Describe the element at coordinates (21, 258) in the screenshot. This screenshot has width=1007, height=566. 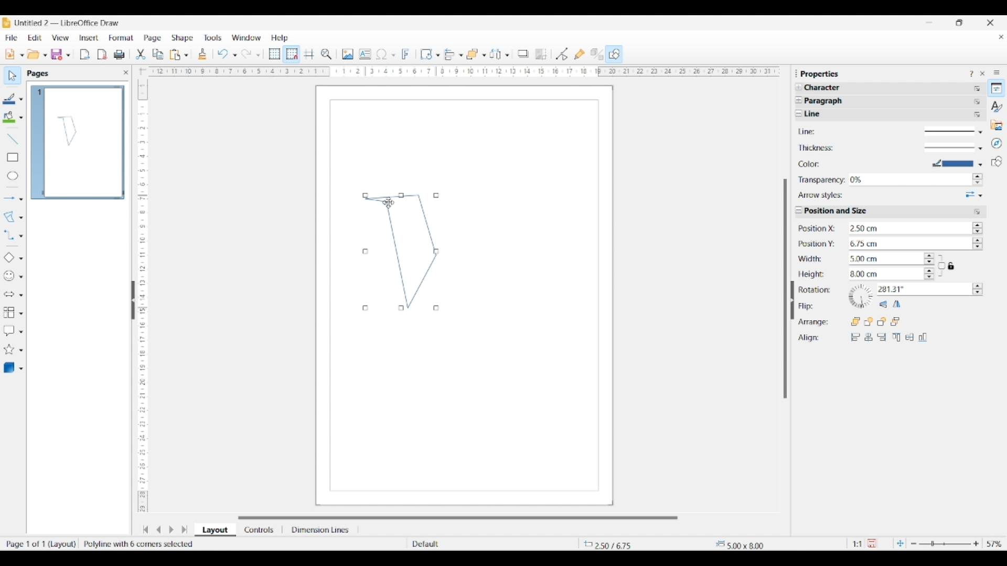
I see `Basic shape options` at that location.